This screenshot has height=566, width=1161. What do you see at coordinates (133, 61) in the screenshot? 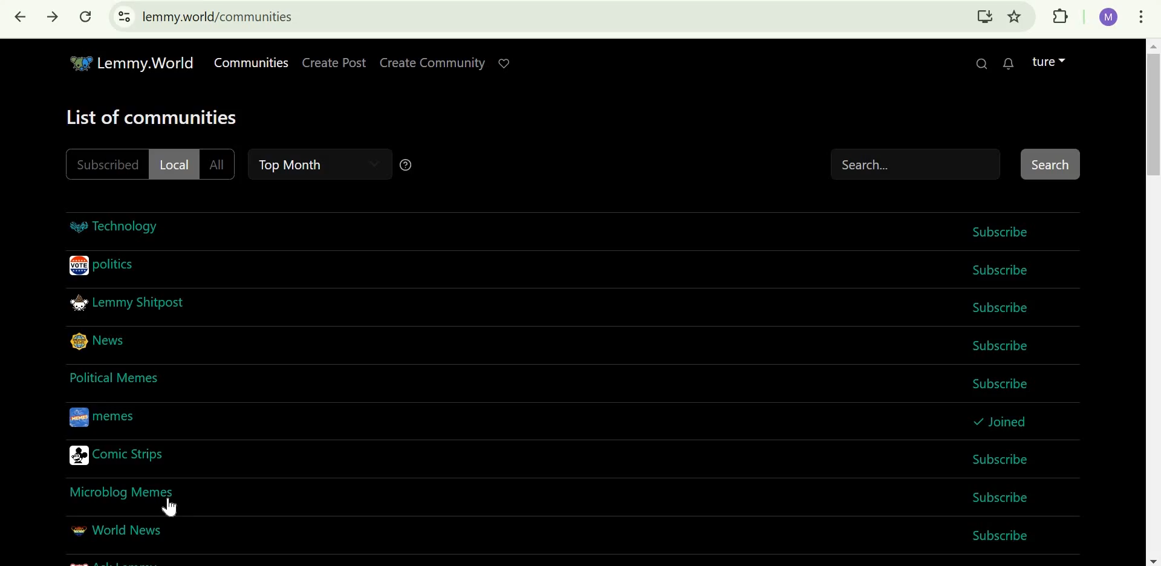
I see `Lemmy.World` at bounding box center [133, 61].